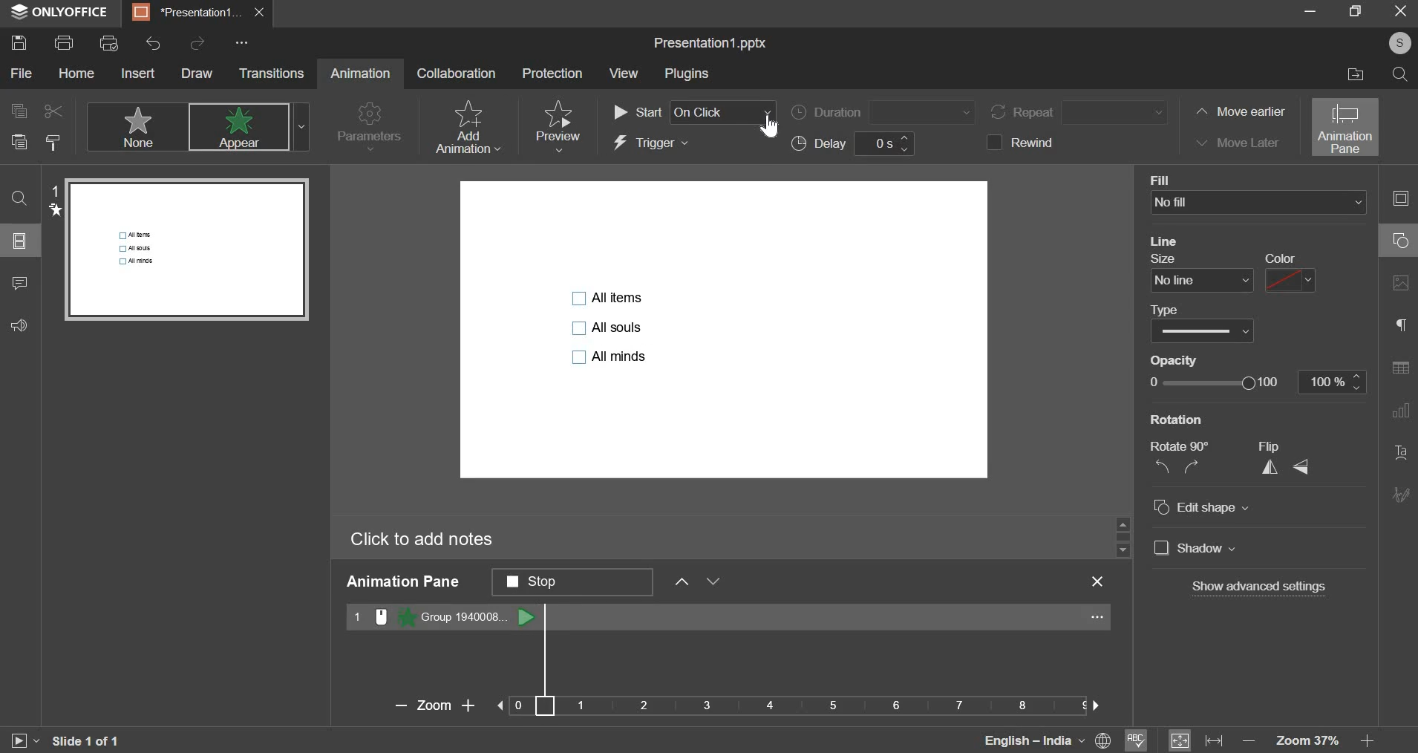  Describe the element at coordinates (76, 74) in the screenshot. I see `home` at that location.